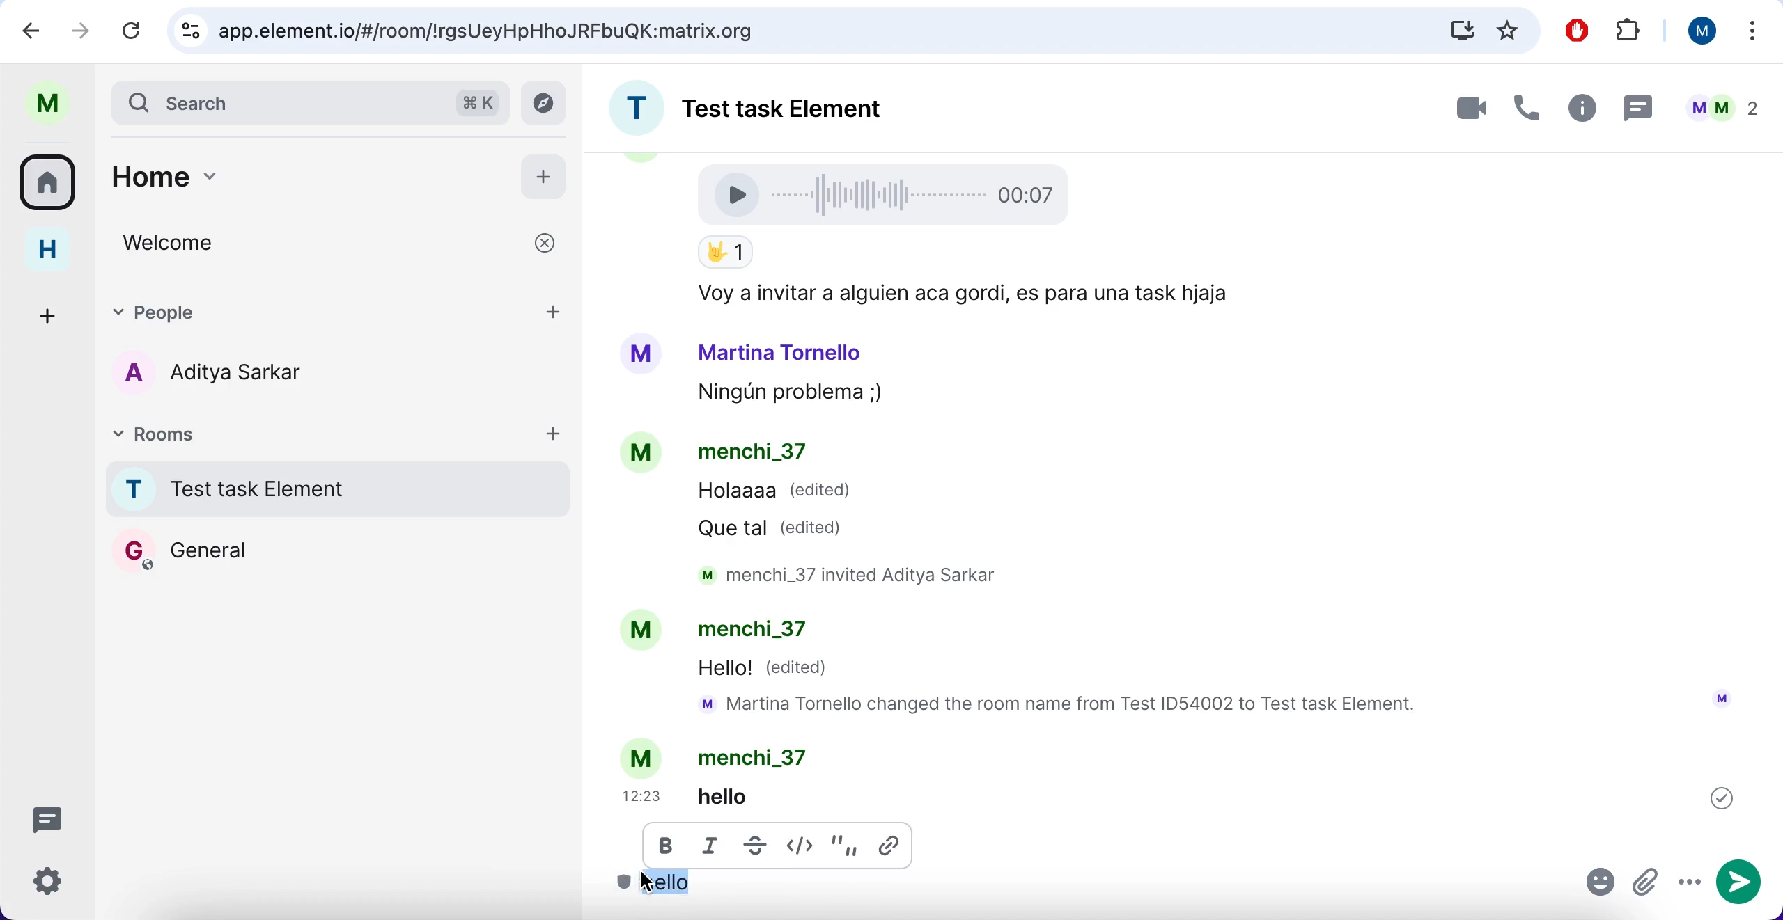 The height and width of the screenshot is (920, 1783). Describe the element at coordinates (788, 31) in the screenshot. I see `google search bar` at that location.